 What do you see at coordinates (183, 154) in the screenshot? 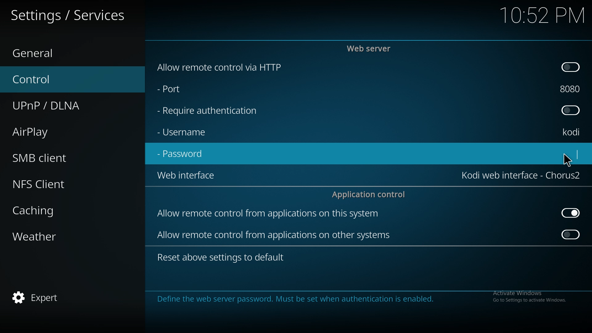
I see `password` at bounding box center [183, 154].